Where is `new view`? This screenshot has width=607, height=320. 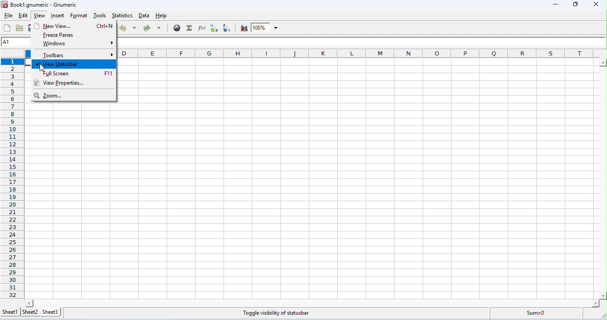
new view is located at coordinates (74, 26).